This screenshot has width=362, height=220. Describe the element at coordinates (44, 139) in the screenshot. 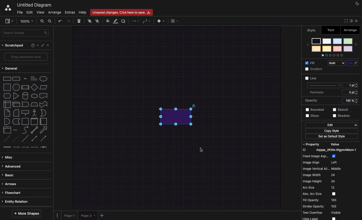

I see `directional connector` at that location.